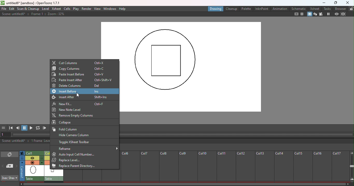 The height and width of the screenshot is (186, 354). I want to click on New FX, so click(80, 104).